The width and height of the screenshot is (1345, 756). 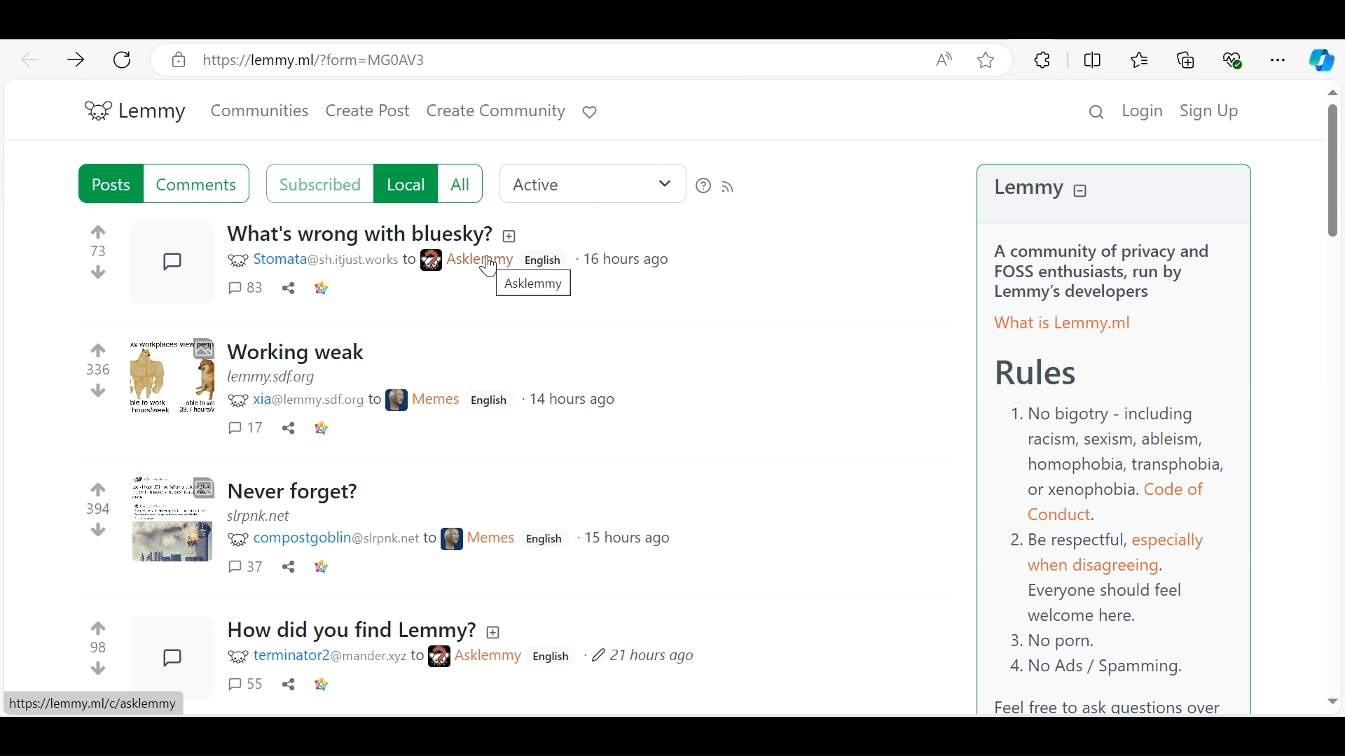 I want to click on Asklemmy, so click(x=533, y=285).